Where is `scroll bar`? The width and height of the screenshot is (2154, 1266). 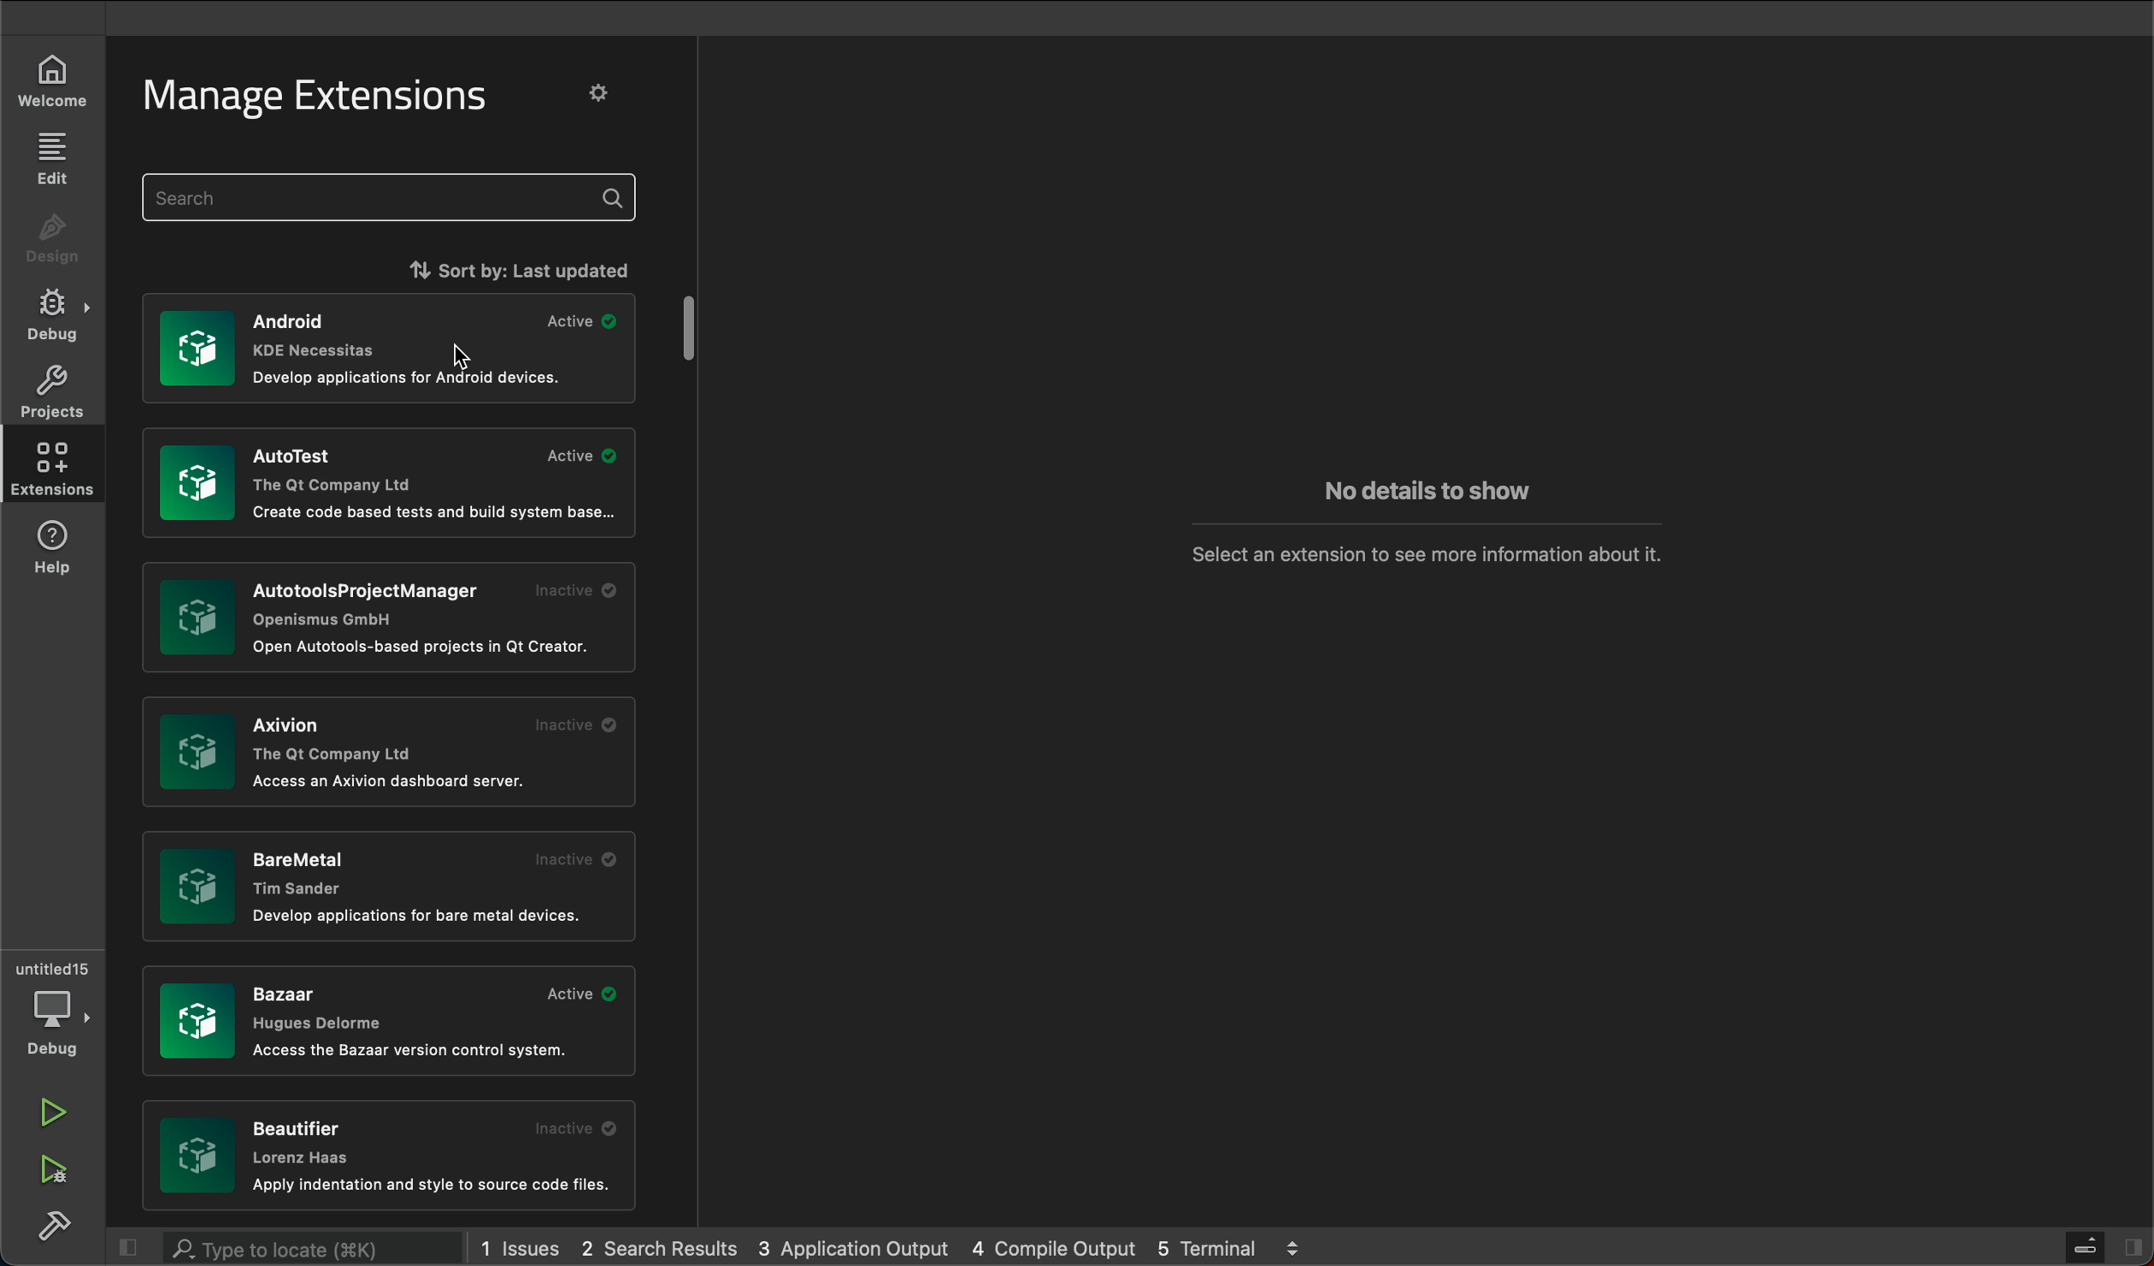 scroll bar is located at coordinates (693, 331).